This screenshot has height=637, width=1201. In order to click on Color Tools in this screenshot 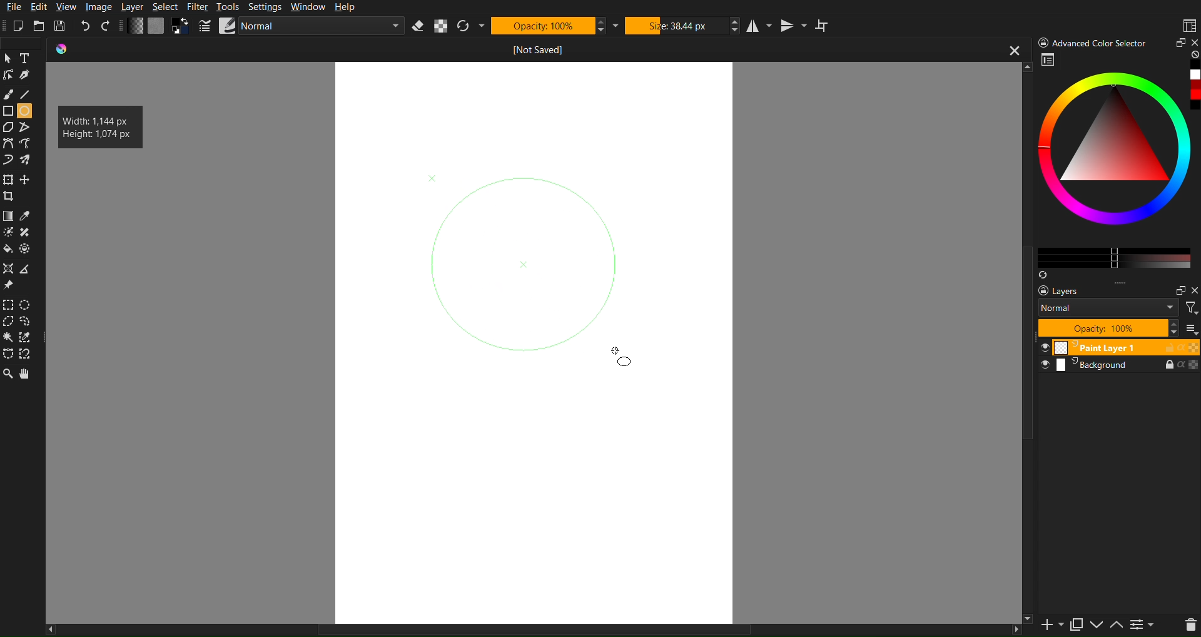, I will do `click(8, 215)`.